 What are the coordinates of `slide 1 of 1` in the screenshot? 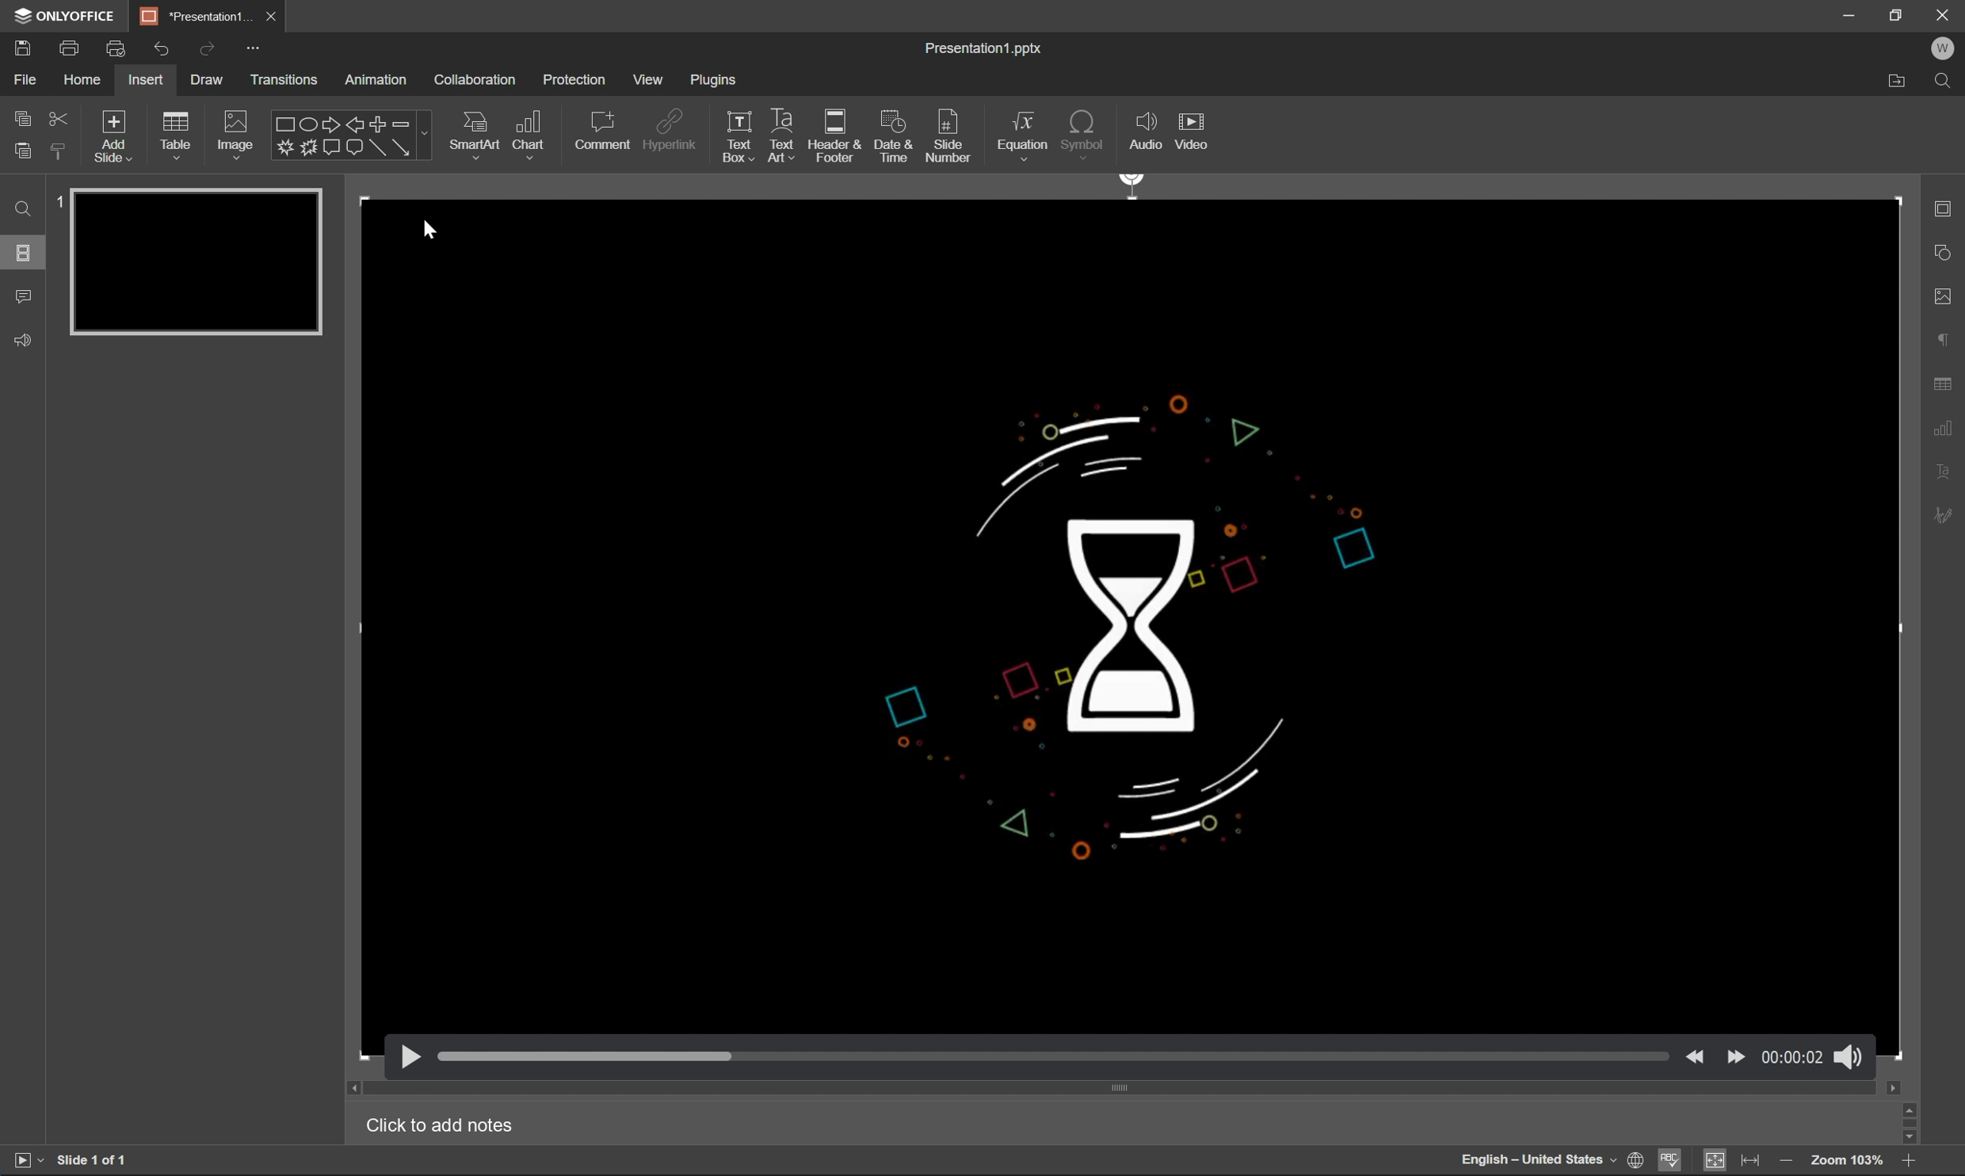 It's located at (102, 1160).